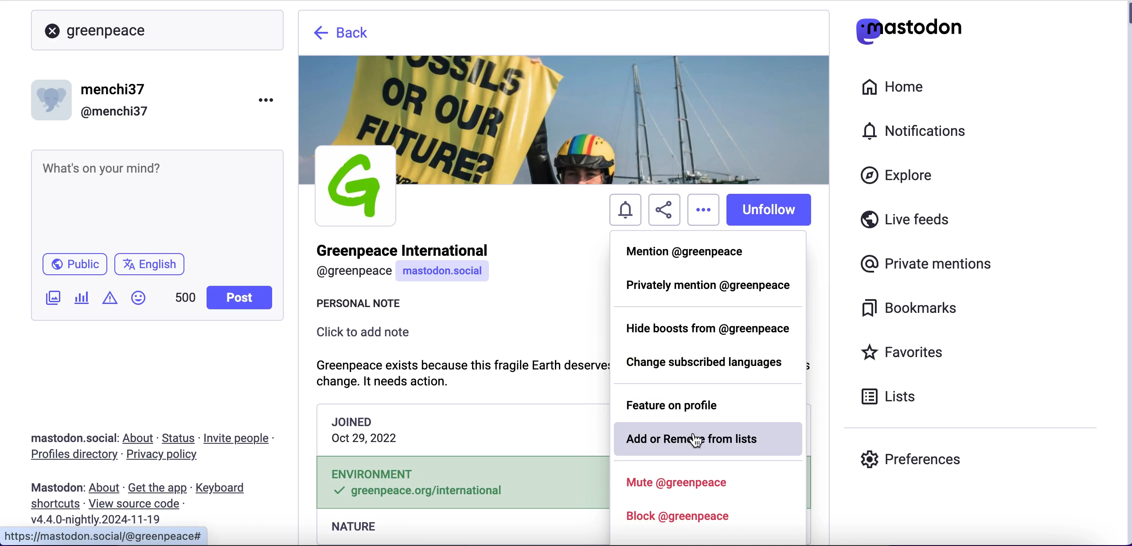 This screenshot has width=1132, height=546. I want to click on personal note, so click(376, 305).